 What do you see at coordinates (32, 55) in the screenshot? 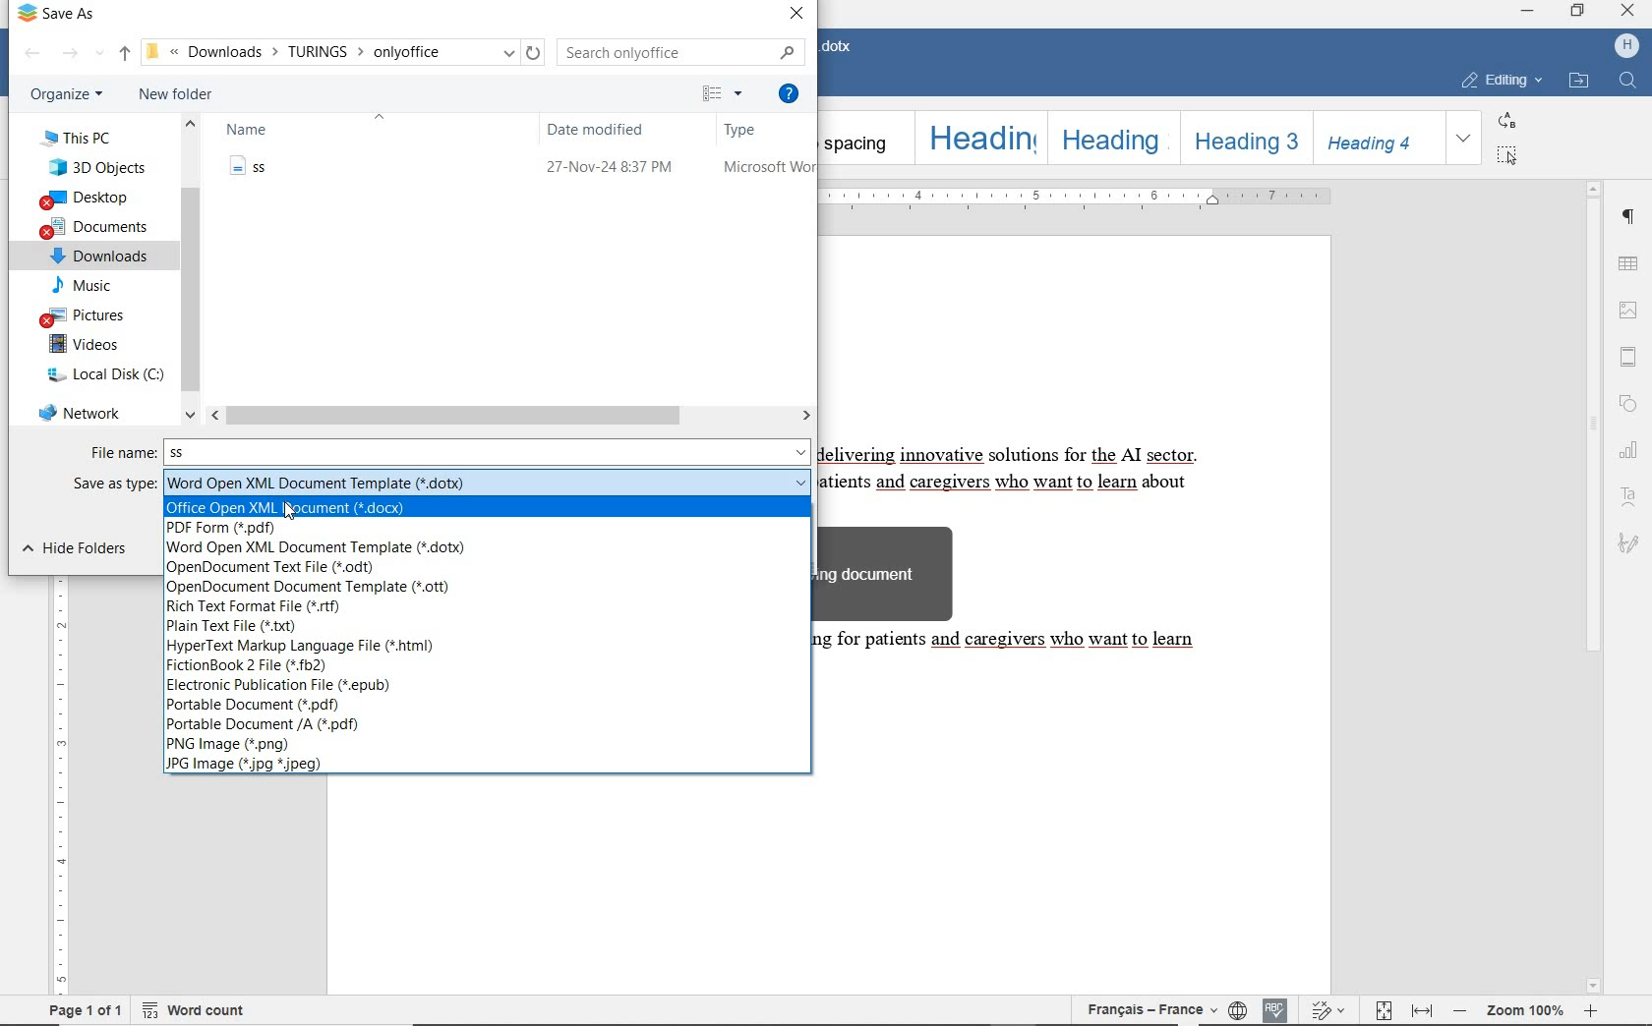
I see `BACK` at bounding box center [32, 55].